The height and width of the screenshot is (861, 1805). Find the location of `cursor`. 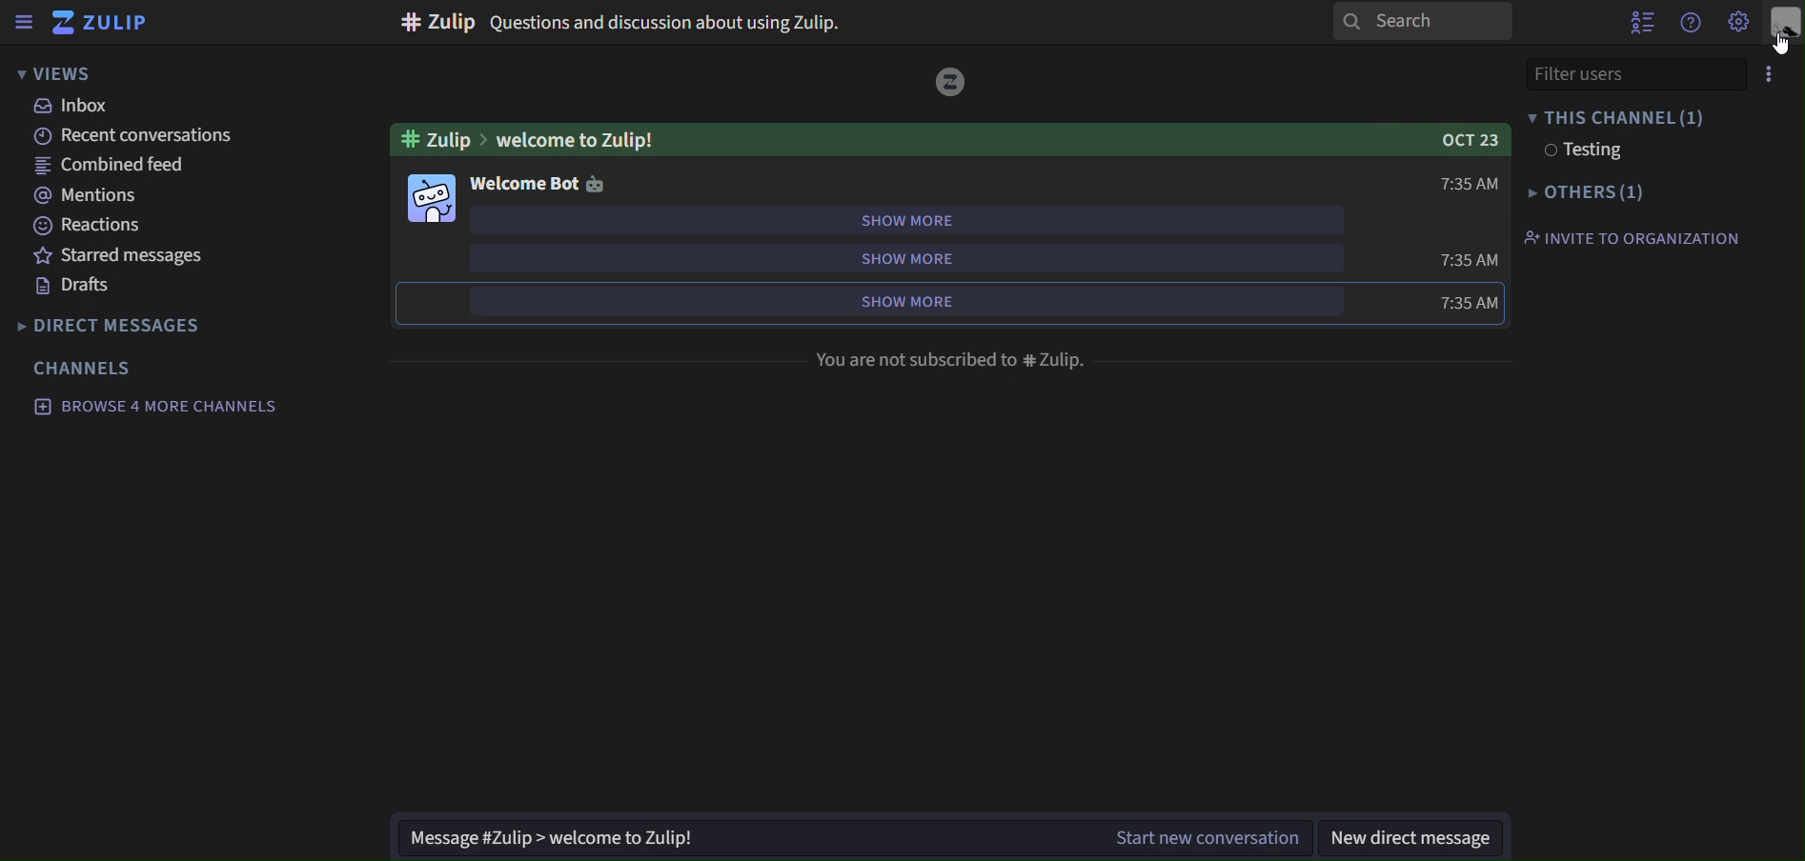

cursor is located at coordinates (1780, 44).